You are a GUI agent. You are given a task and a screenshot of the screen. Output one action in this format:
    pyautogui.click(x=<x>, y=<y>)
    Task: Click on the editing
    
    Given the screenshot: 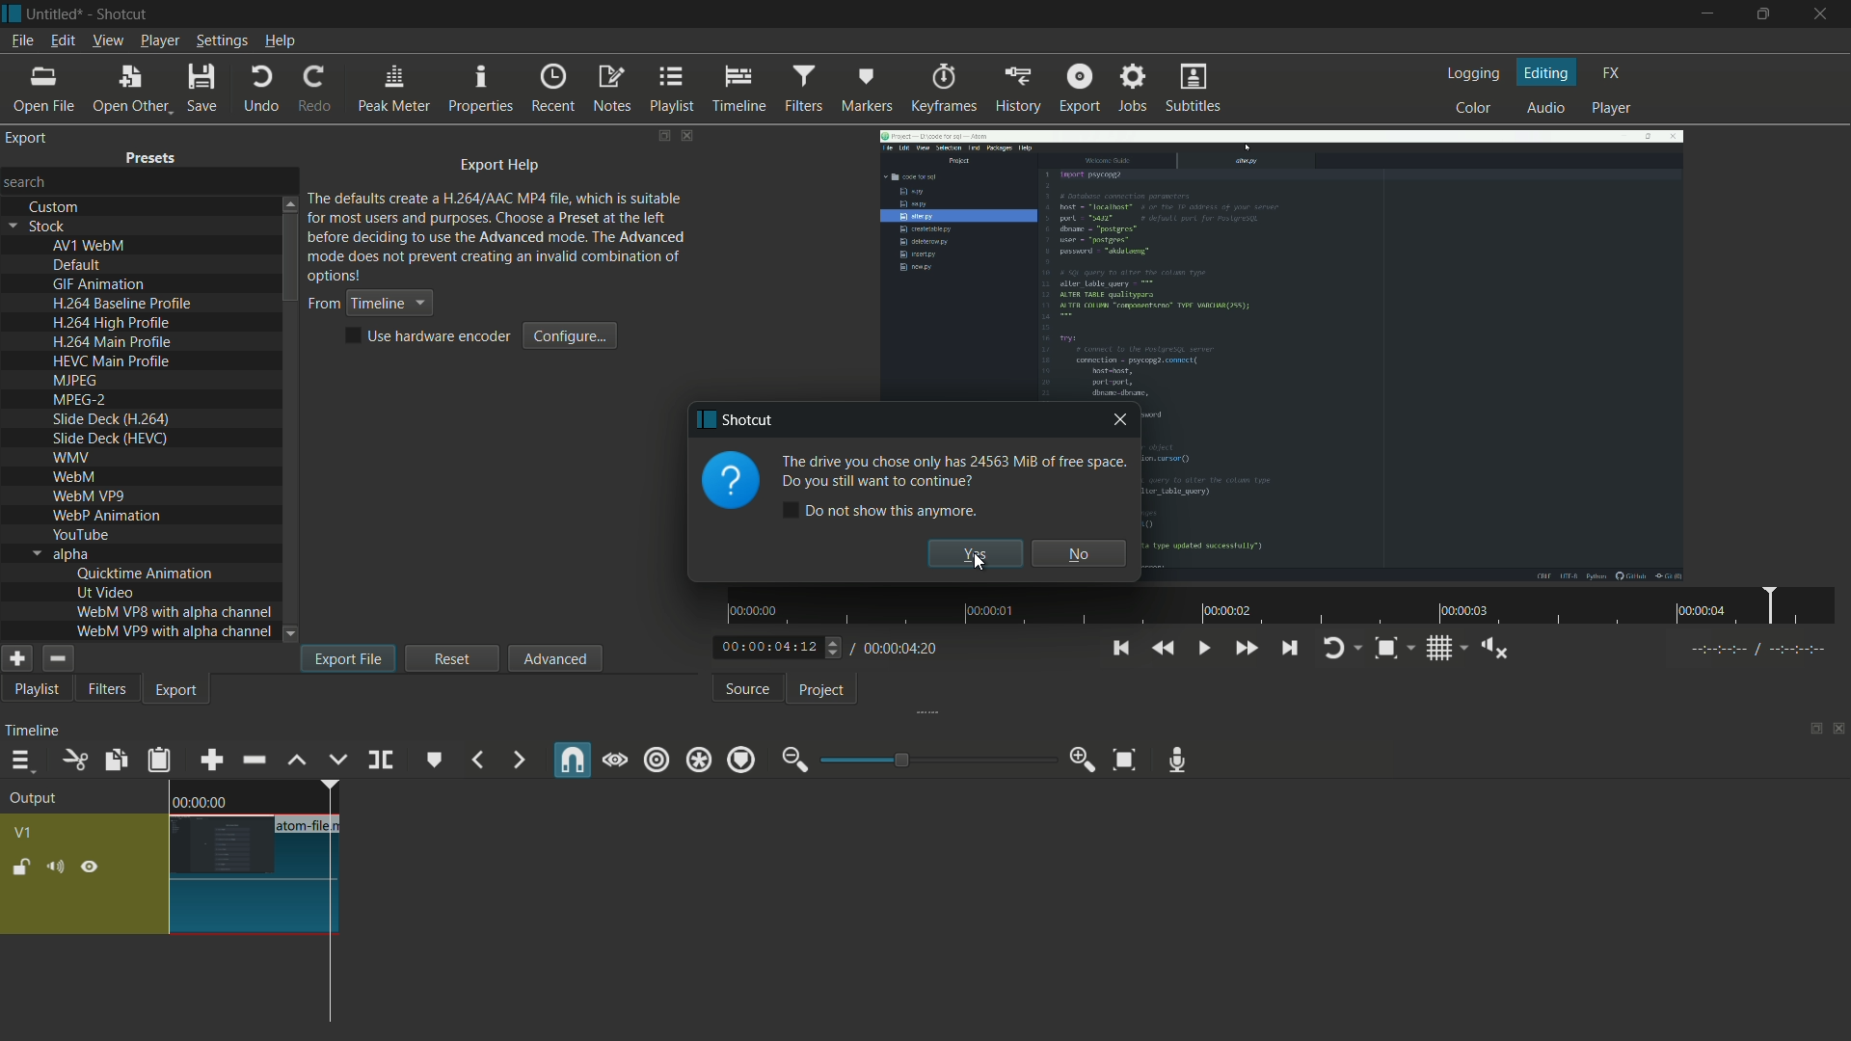 What is the action you would take?
    pyautogui.click(x=1548, y=73)
    